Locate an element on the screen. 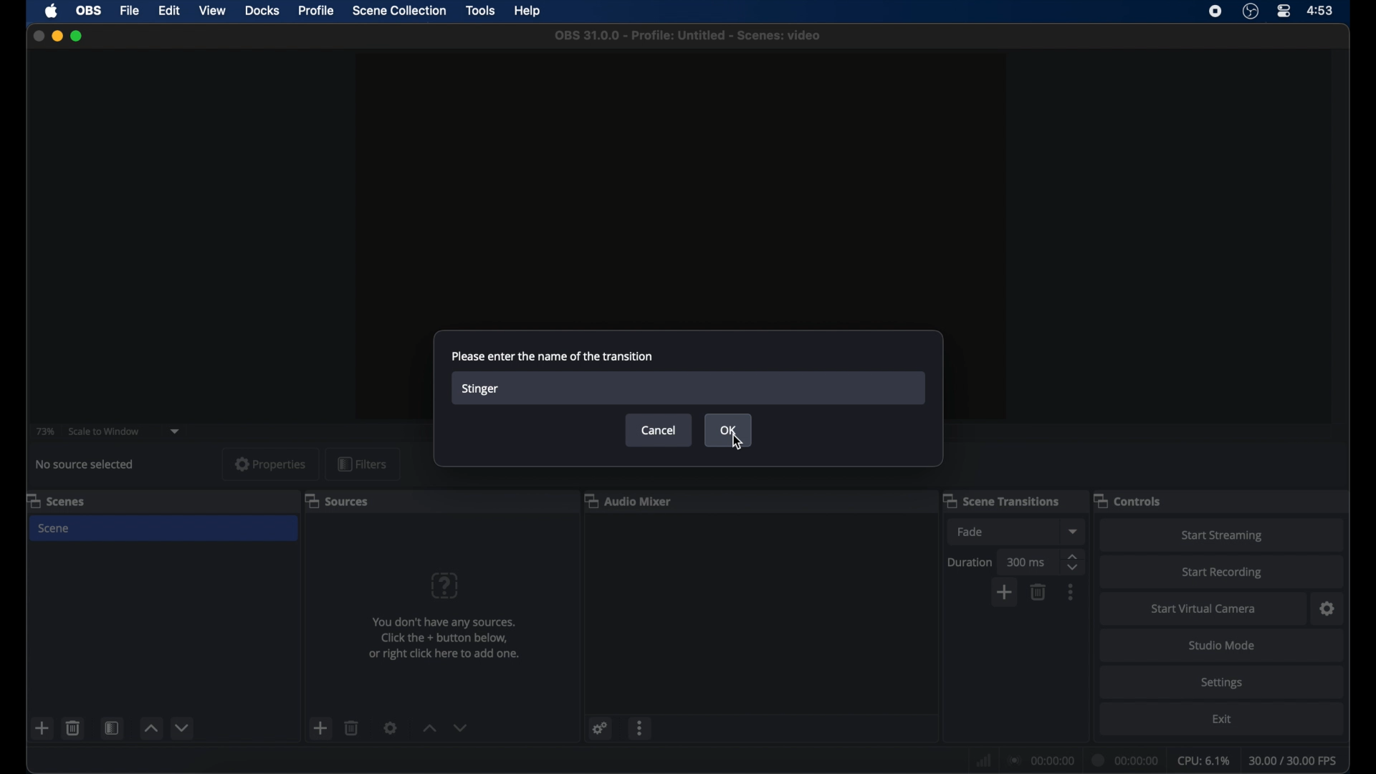  scene filters is located at coordinates (113, 727).